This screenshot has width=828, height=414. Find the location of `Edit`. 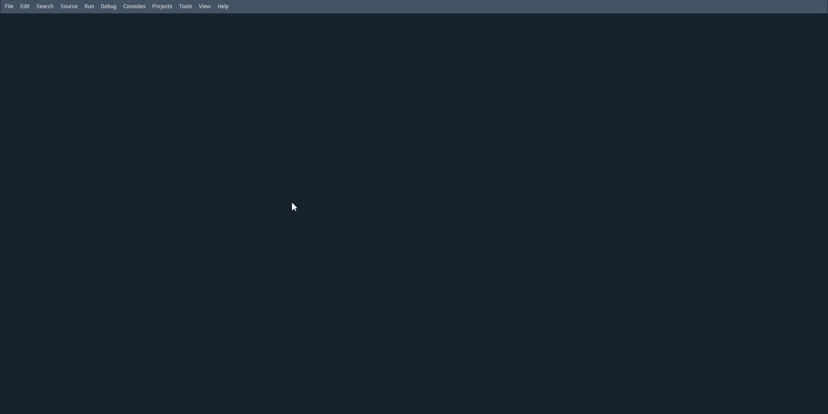

Edit is located at coordinates (25, 6).